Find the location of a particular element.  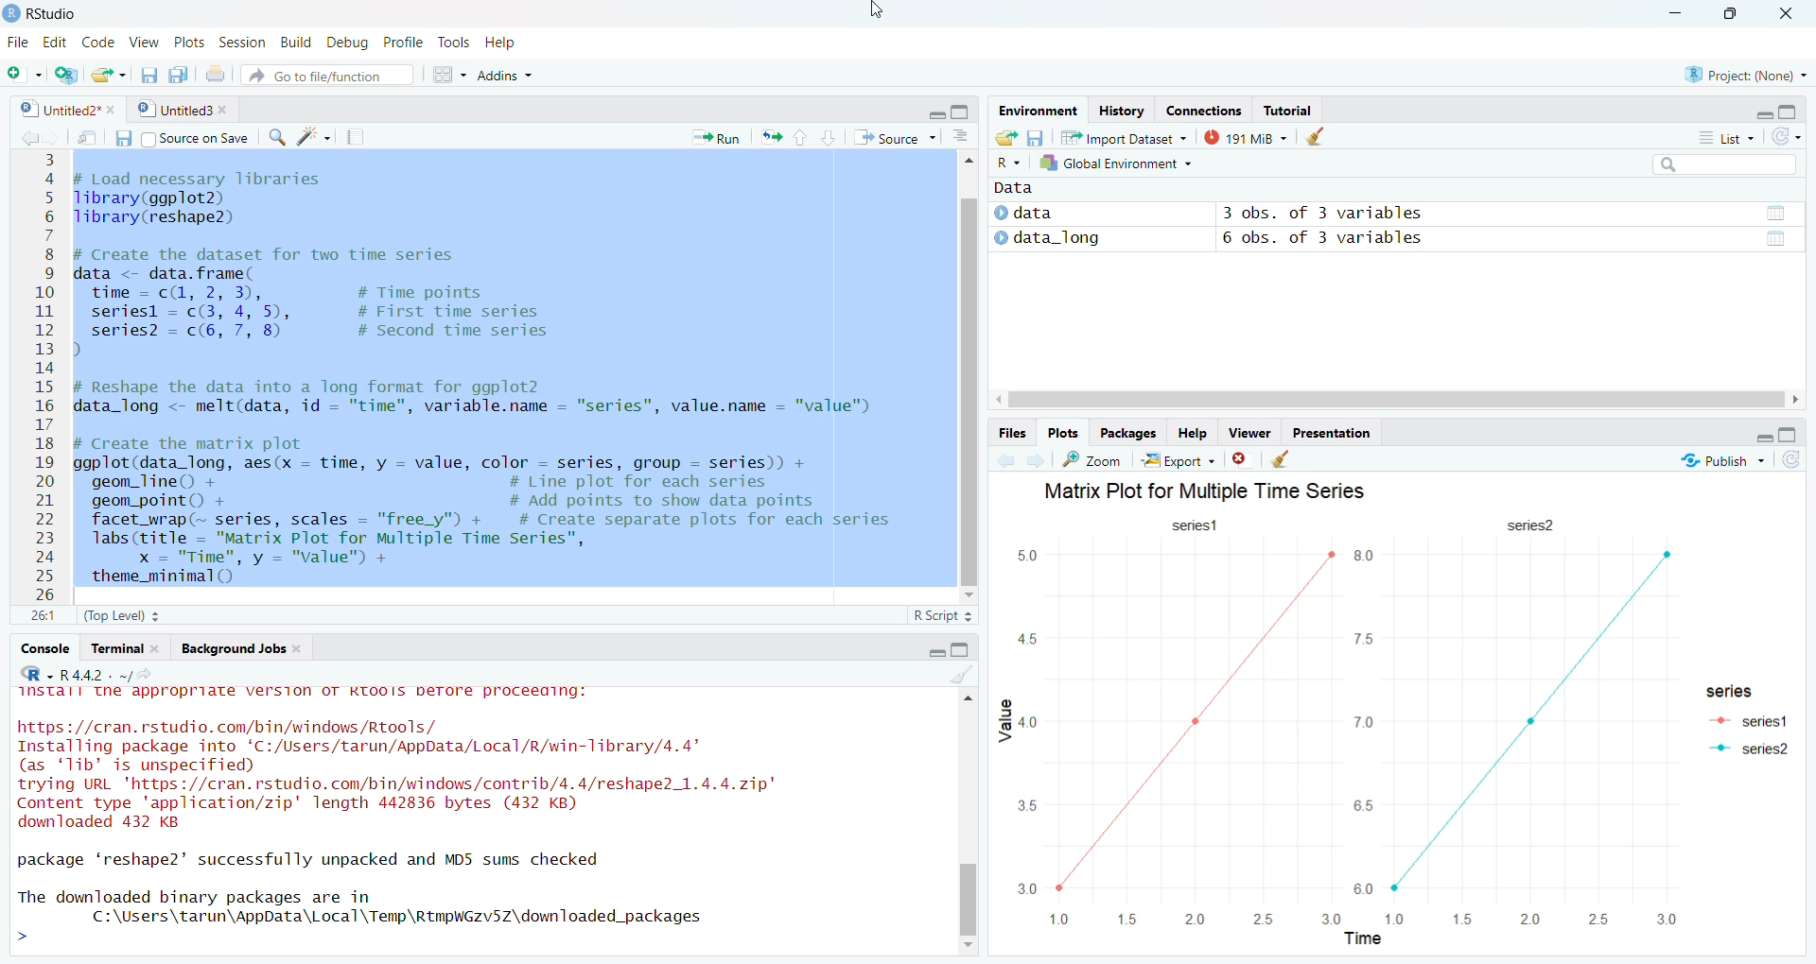

Scroll down is located at coordinates (969, 946).